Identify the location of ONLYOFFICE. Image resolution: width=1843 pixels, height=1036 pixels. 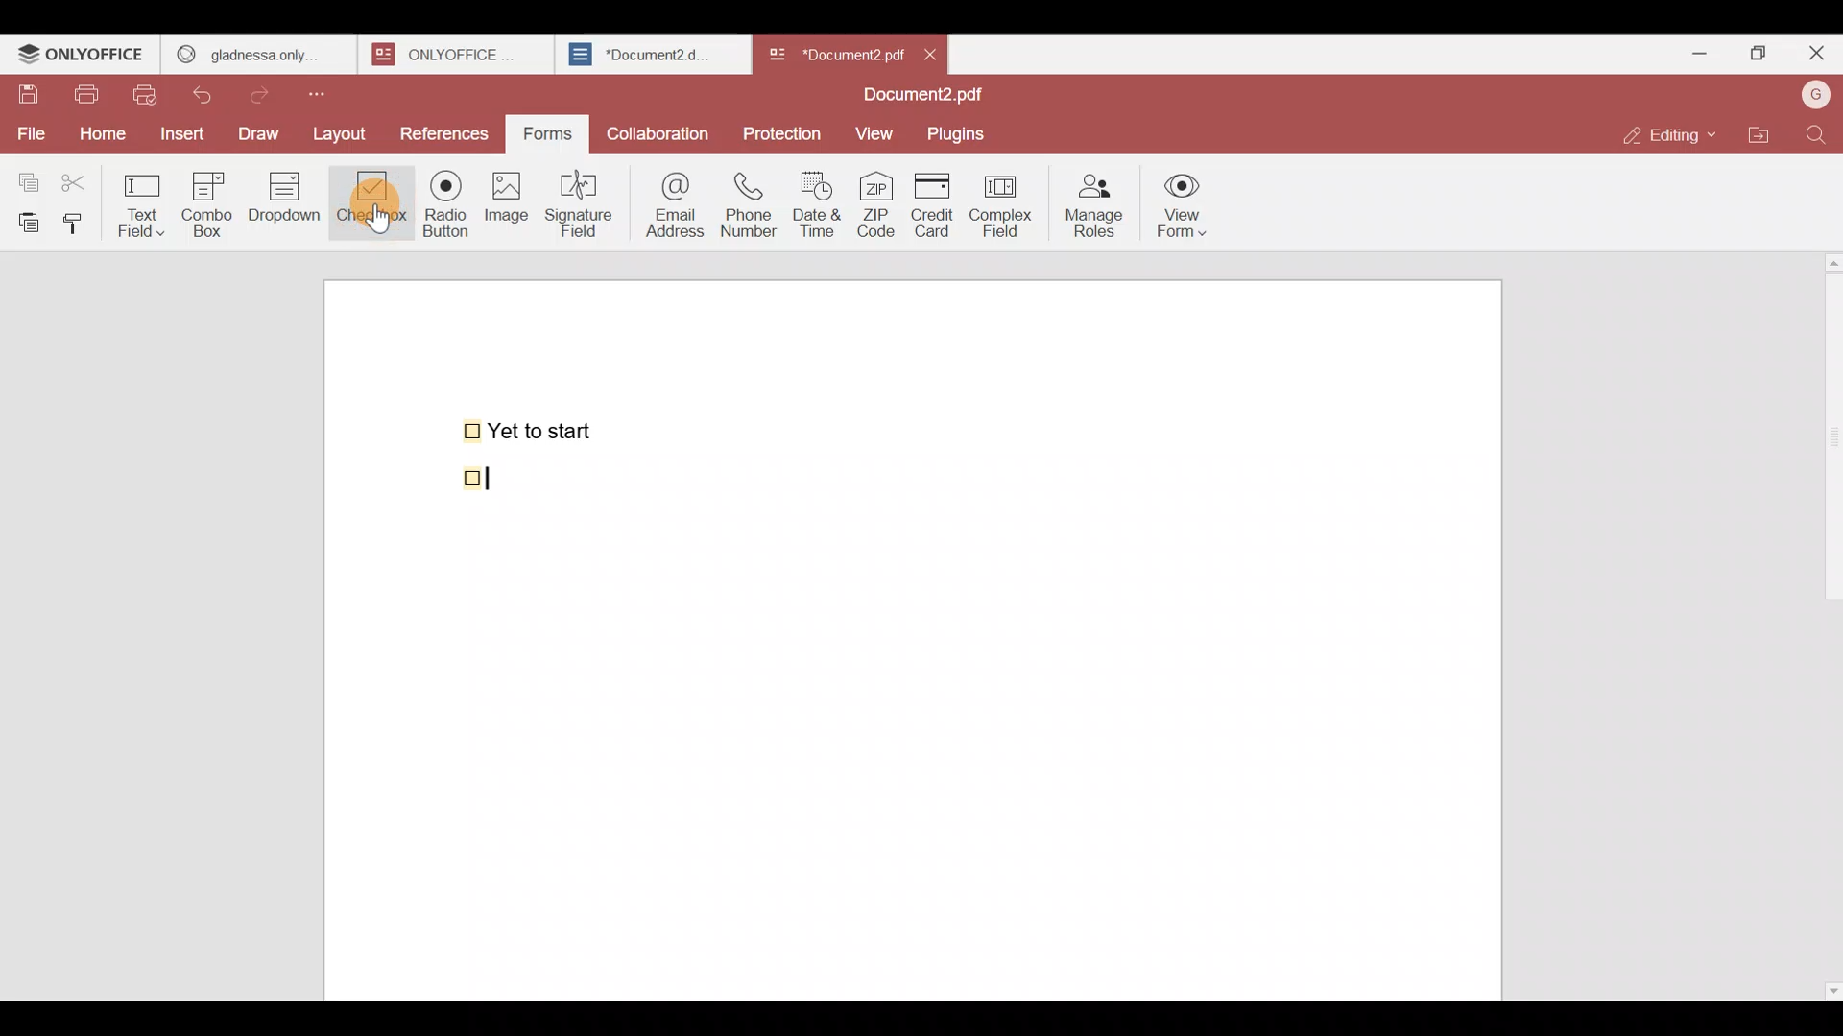
(82, 57).